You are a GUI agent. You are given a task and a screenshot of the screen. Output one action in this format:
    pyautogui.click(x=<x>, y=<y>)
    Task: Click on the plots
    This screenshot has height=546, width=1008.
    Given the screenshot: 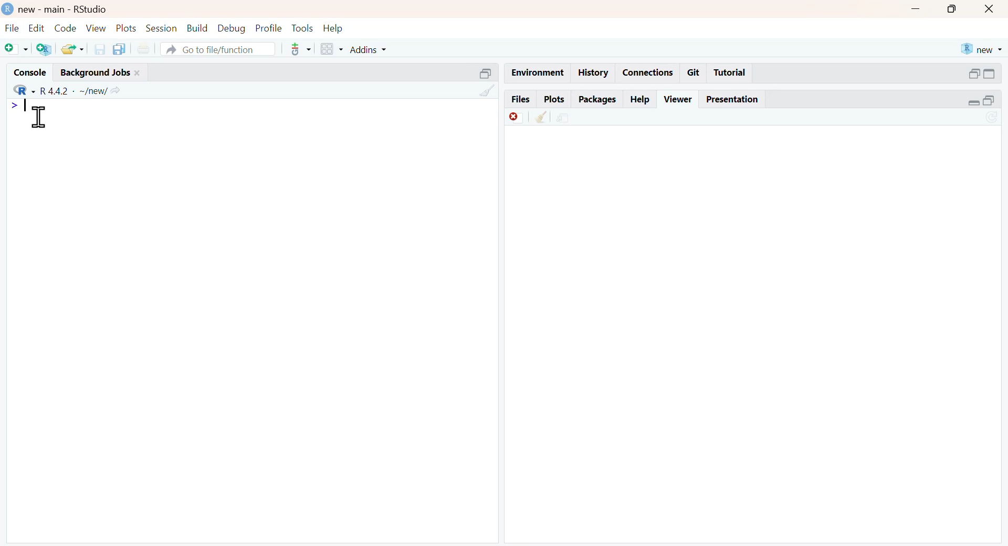 What is the action you would take?
    pyautogui.click(x=126, y=27)
    